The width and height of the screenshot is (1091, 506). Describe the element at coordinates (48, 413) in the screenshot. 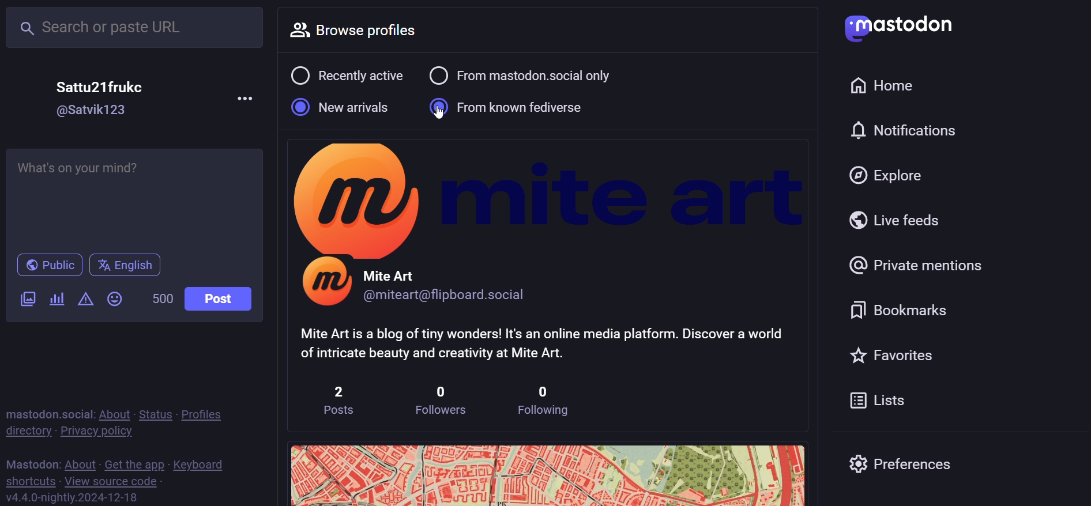

I see `mastodon social` at that location.